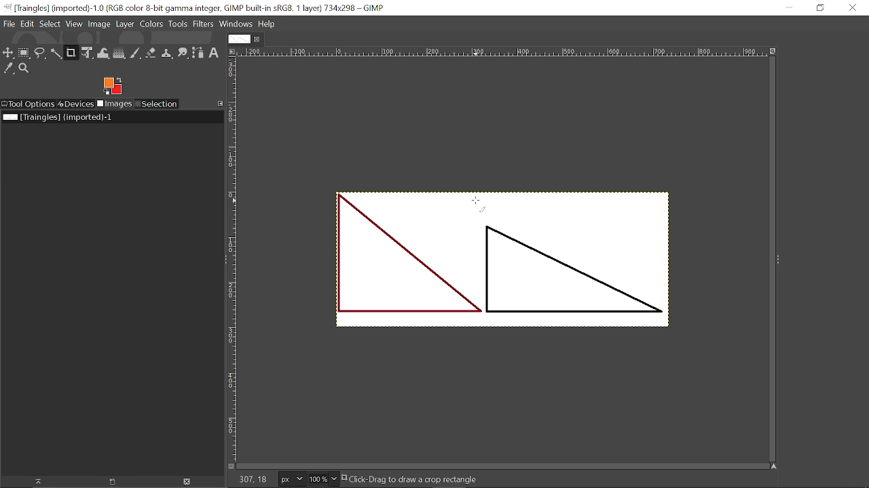 The image size is (869, 488). I want to click on layer, so click(125, 25).